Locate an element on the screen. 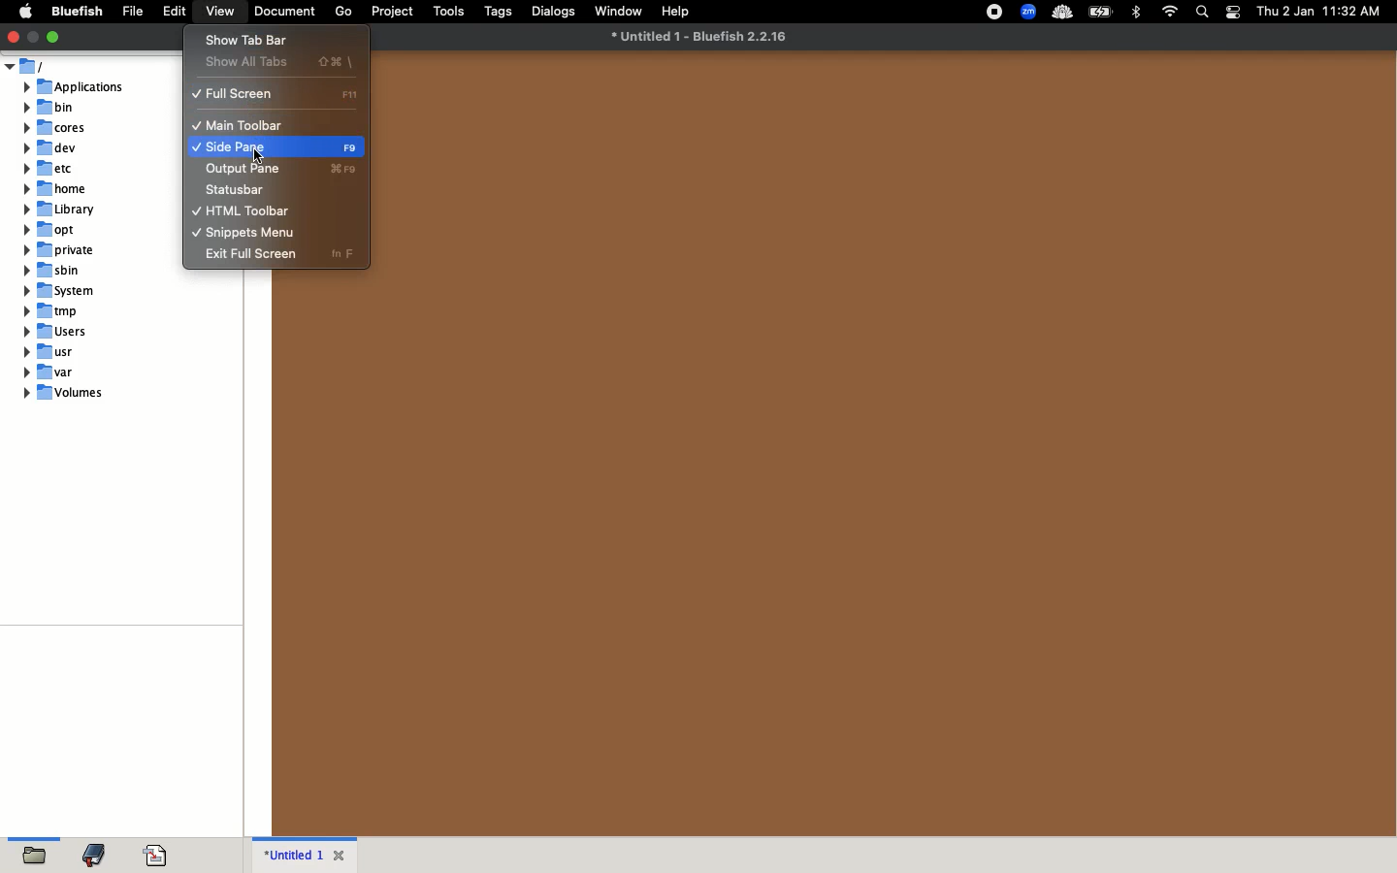 The image size is (1397, 873). project is located at coordinates (391, 12).